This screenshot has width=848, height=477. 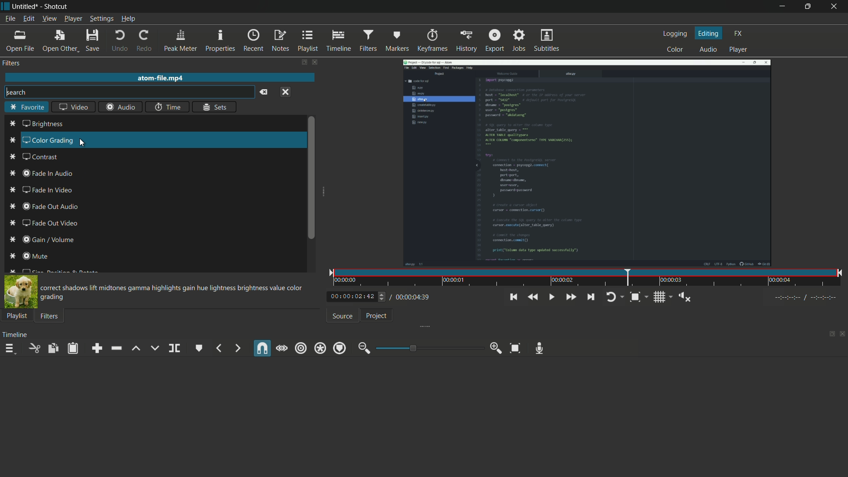 What do you see at coordinates (49, 317) in the screenshot?
I see `filters` at bounding box center [49, 317].